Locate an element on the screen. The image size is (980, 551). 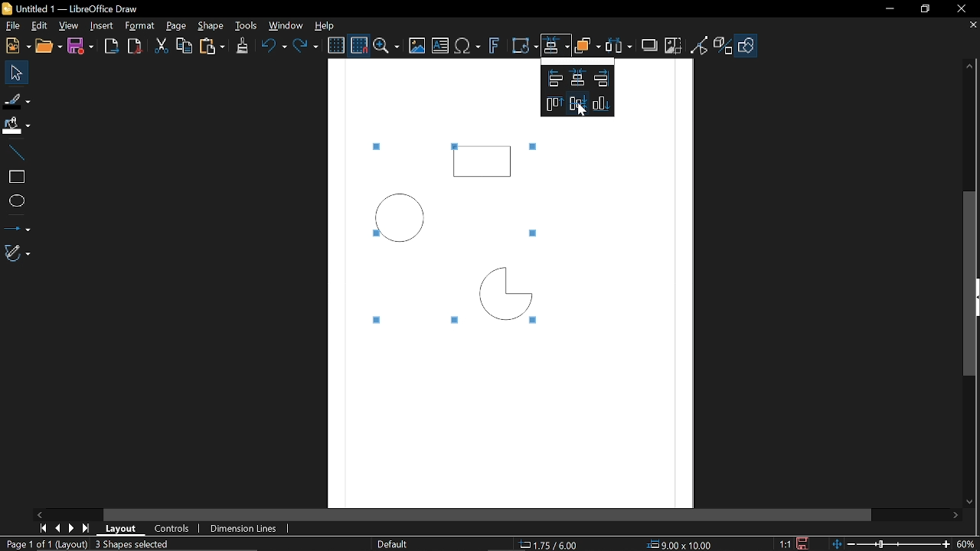
cut is located at coordinates (161, 45).